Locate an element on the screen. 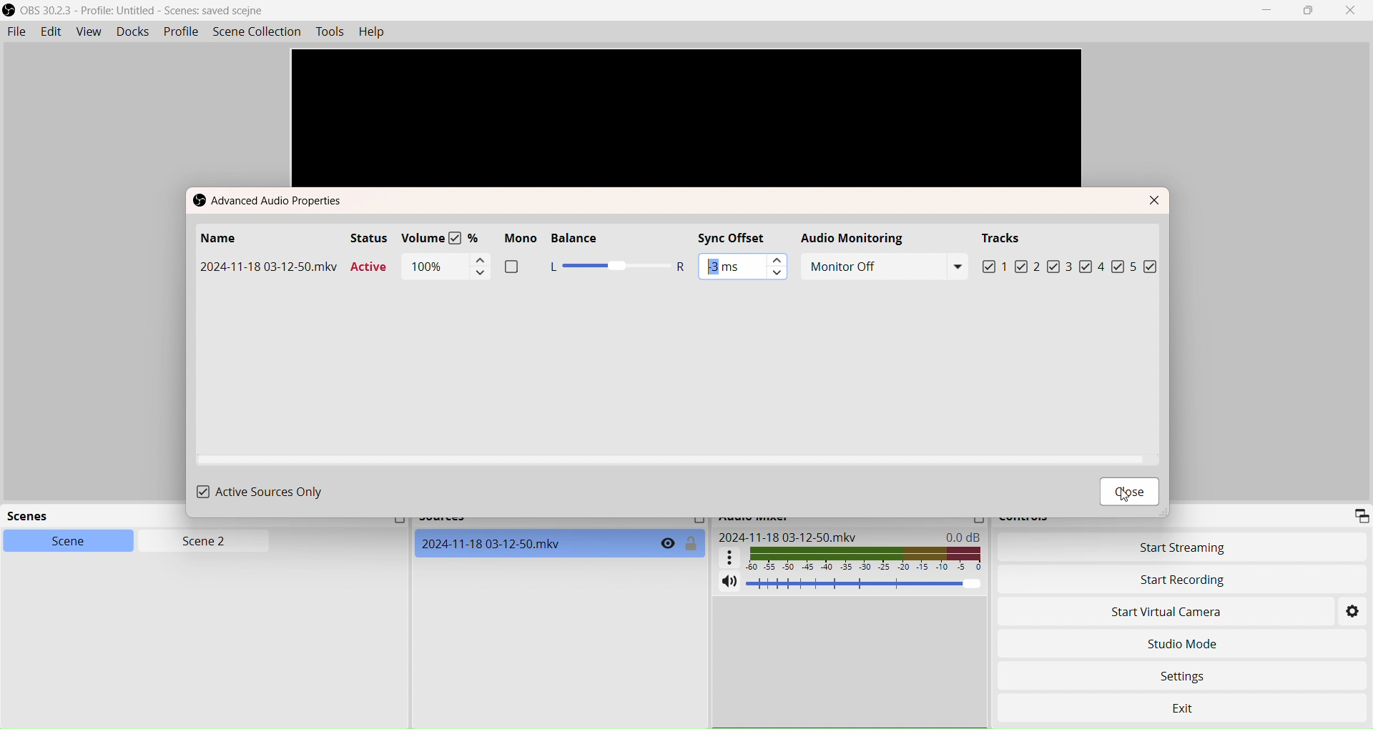 The height and width of the screenshot is (729, 1373). 3 is located at coordinates (1078, 267).